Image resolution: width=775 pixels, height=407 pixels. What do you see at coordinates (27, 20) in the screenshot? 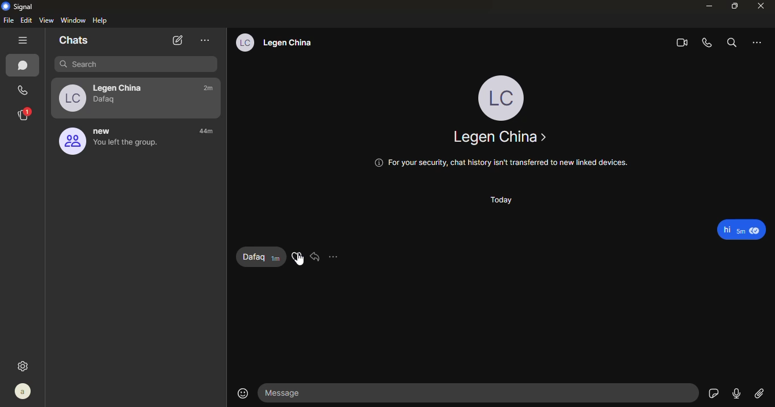
I see `edit` at bounding box center [27, 20].